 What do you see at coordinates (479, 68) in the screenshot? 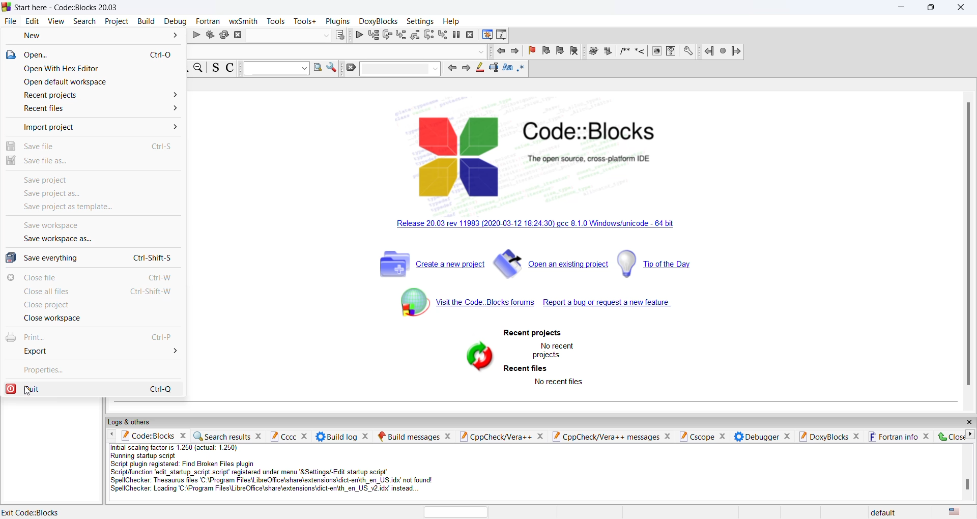
I see `highlight` at bounding box center [479, 68].